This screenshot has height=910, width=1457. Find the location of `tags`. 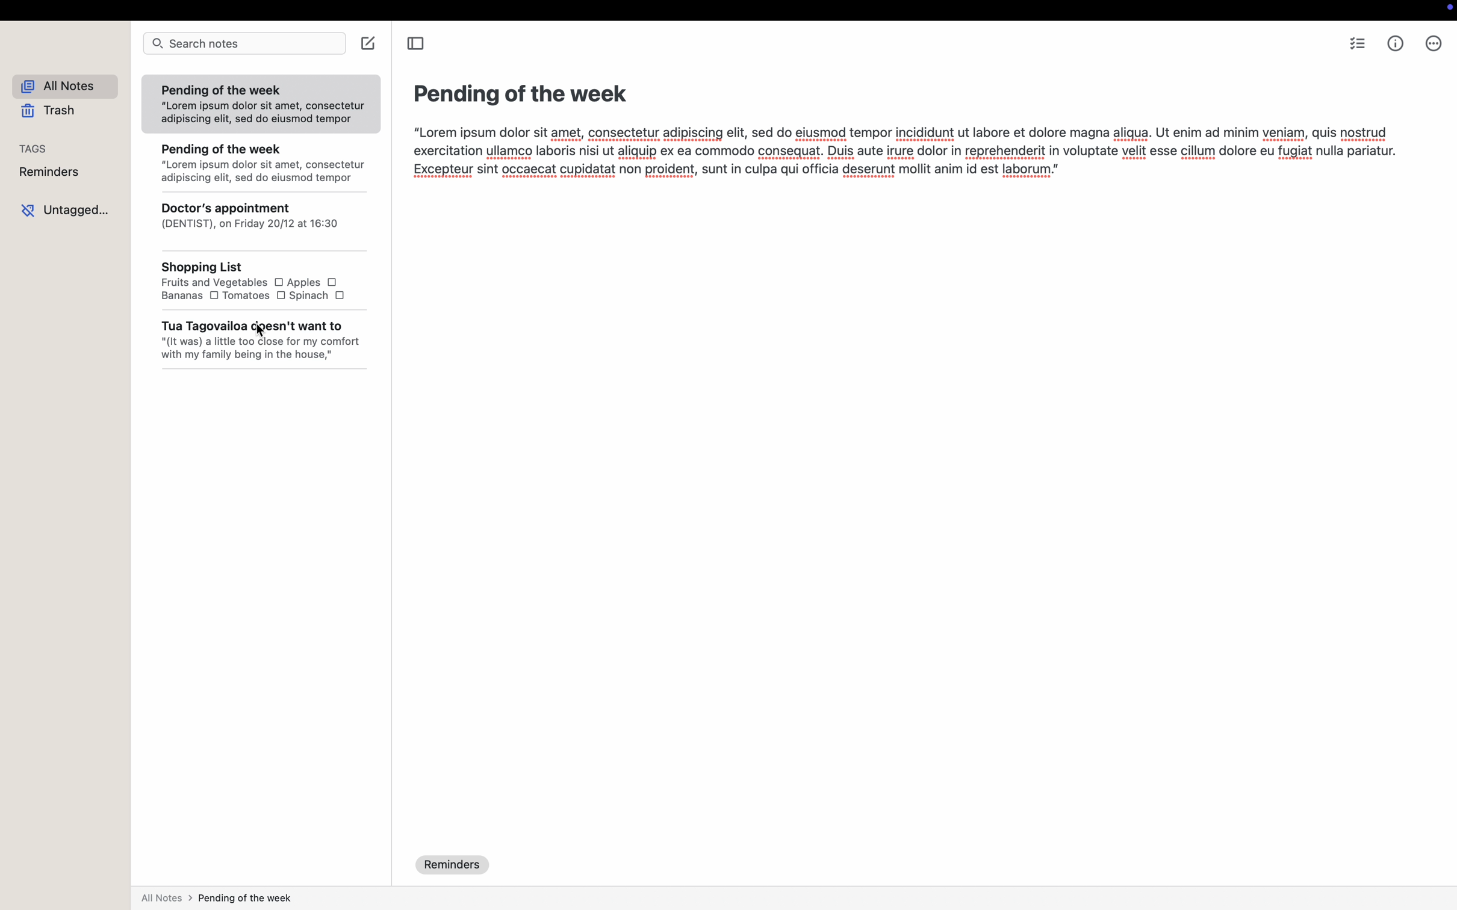

tags is located at coordinates (37, 148).